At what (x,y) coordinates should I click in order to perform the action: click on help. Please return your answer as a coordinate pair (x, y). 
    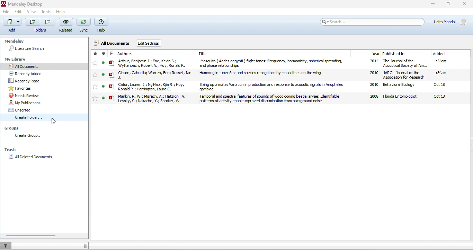
    Looking at the image, I should click on (101, 25).